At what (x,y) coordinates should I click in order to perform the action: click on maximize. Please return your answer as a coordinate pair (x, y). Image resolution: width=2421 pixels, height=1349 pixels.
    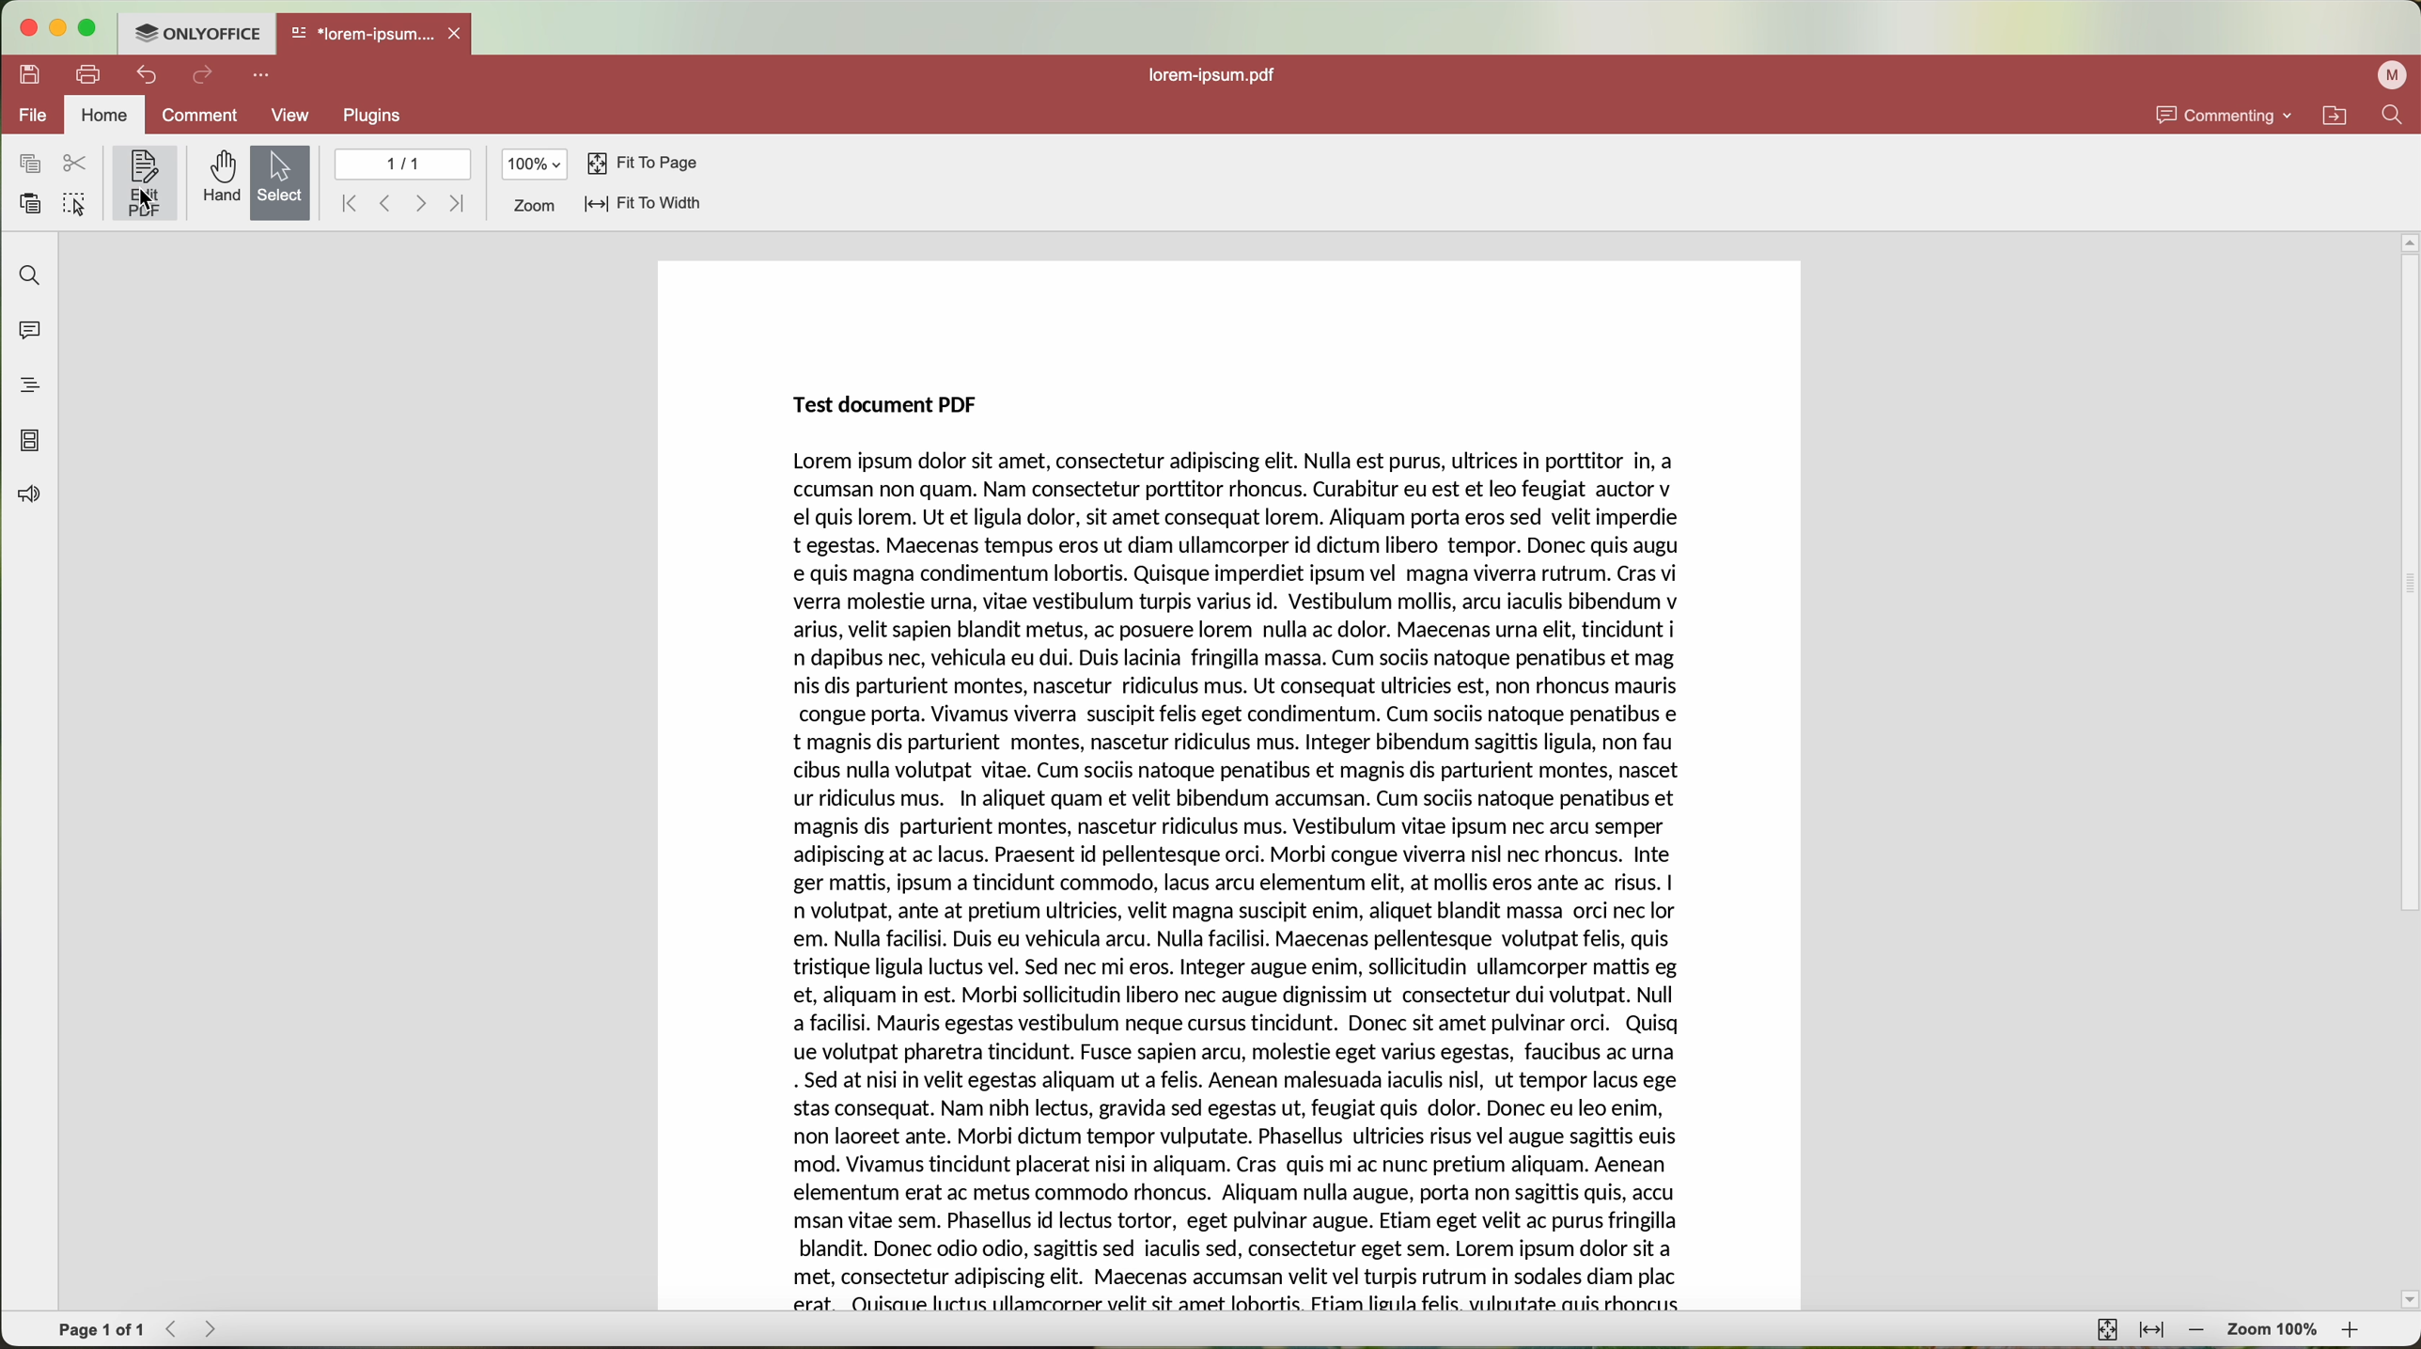
    Looking at the image, I should click on (94, 29).